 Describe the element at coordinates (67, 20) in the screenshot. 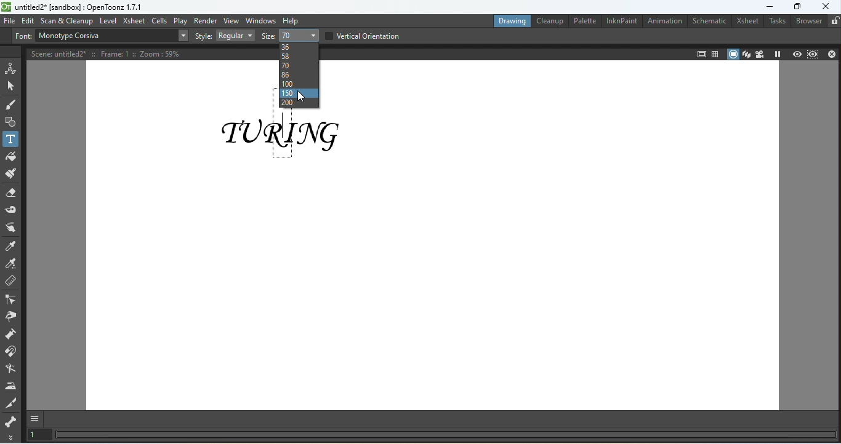

I see `Scan & Cleanup` at that location.